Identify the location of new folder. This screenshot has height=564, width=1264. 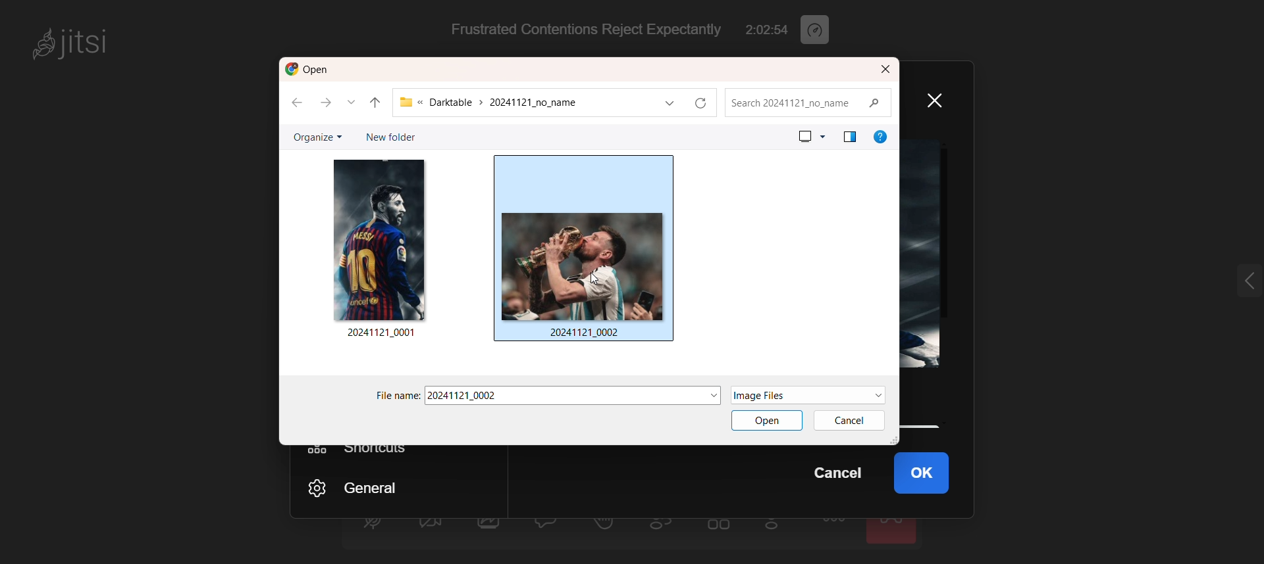
(387, 136).